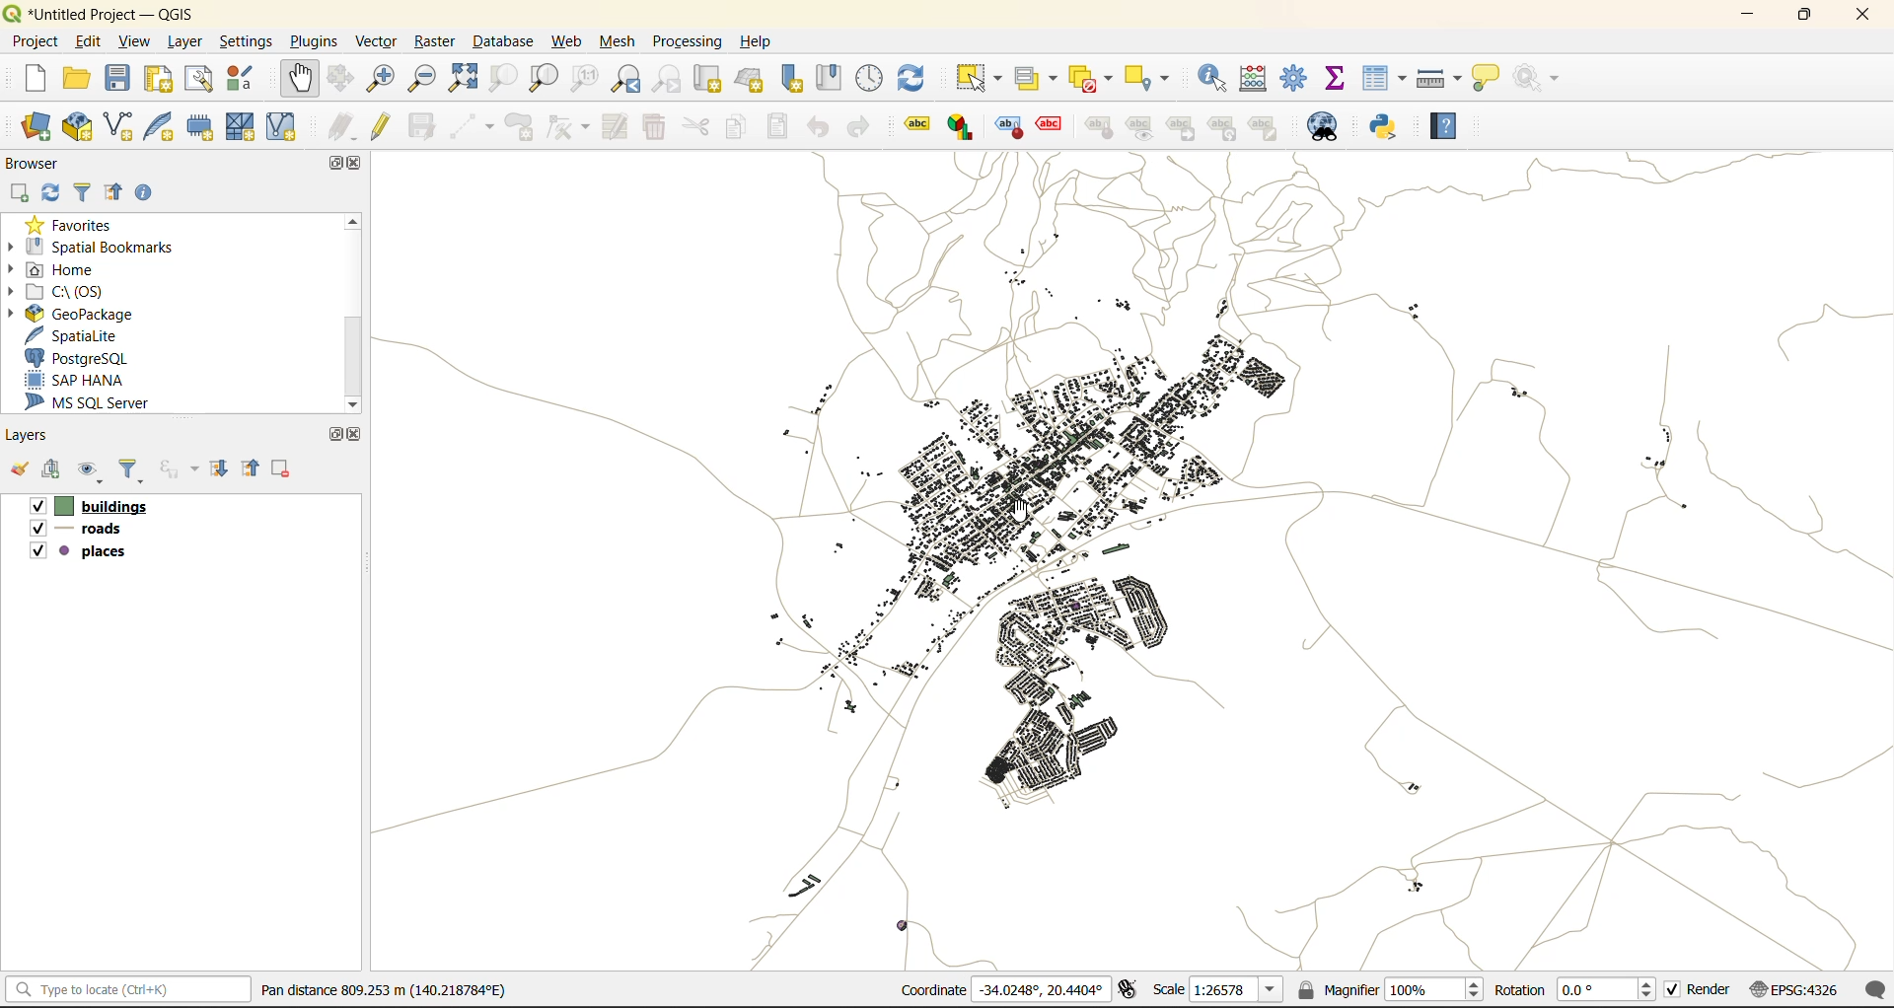  Describe the element at coordinates (1572, 990) in the screenshot. I see `rotation` at that location.